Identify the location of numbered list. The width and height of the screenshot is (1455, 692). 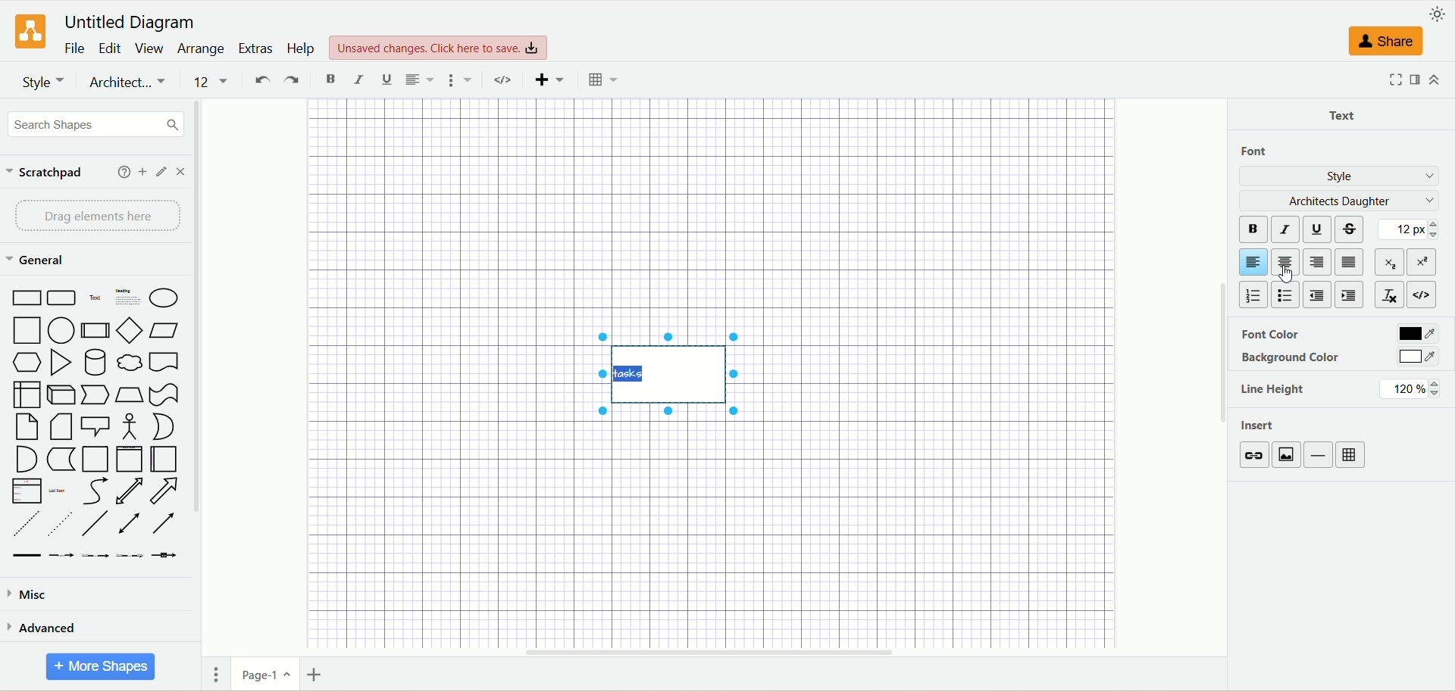
(1252, 295).